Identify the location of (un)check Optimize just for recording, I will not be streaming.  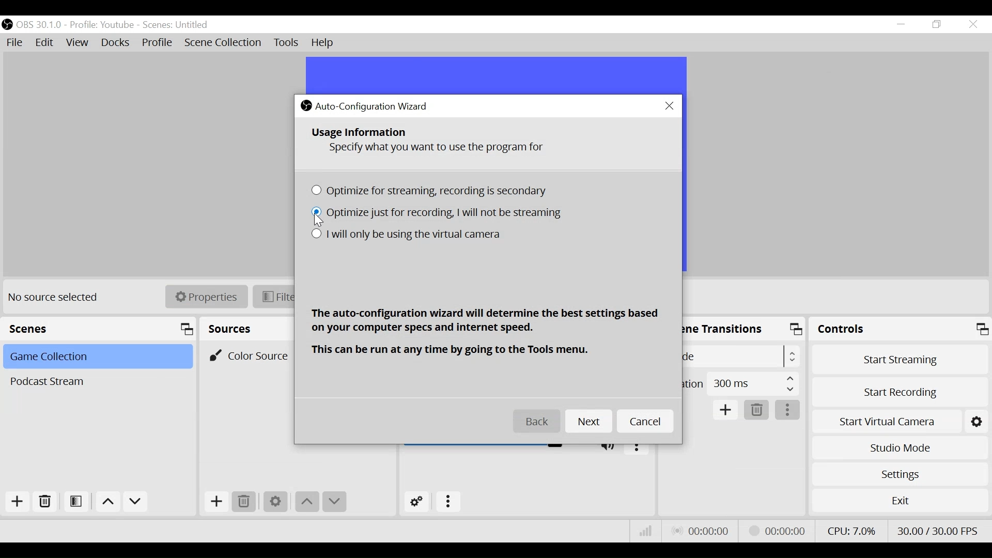
(436, 214).